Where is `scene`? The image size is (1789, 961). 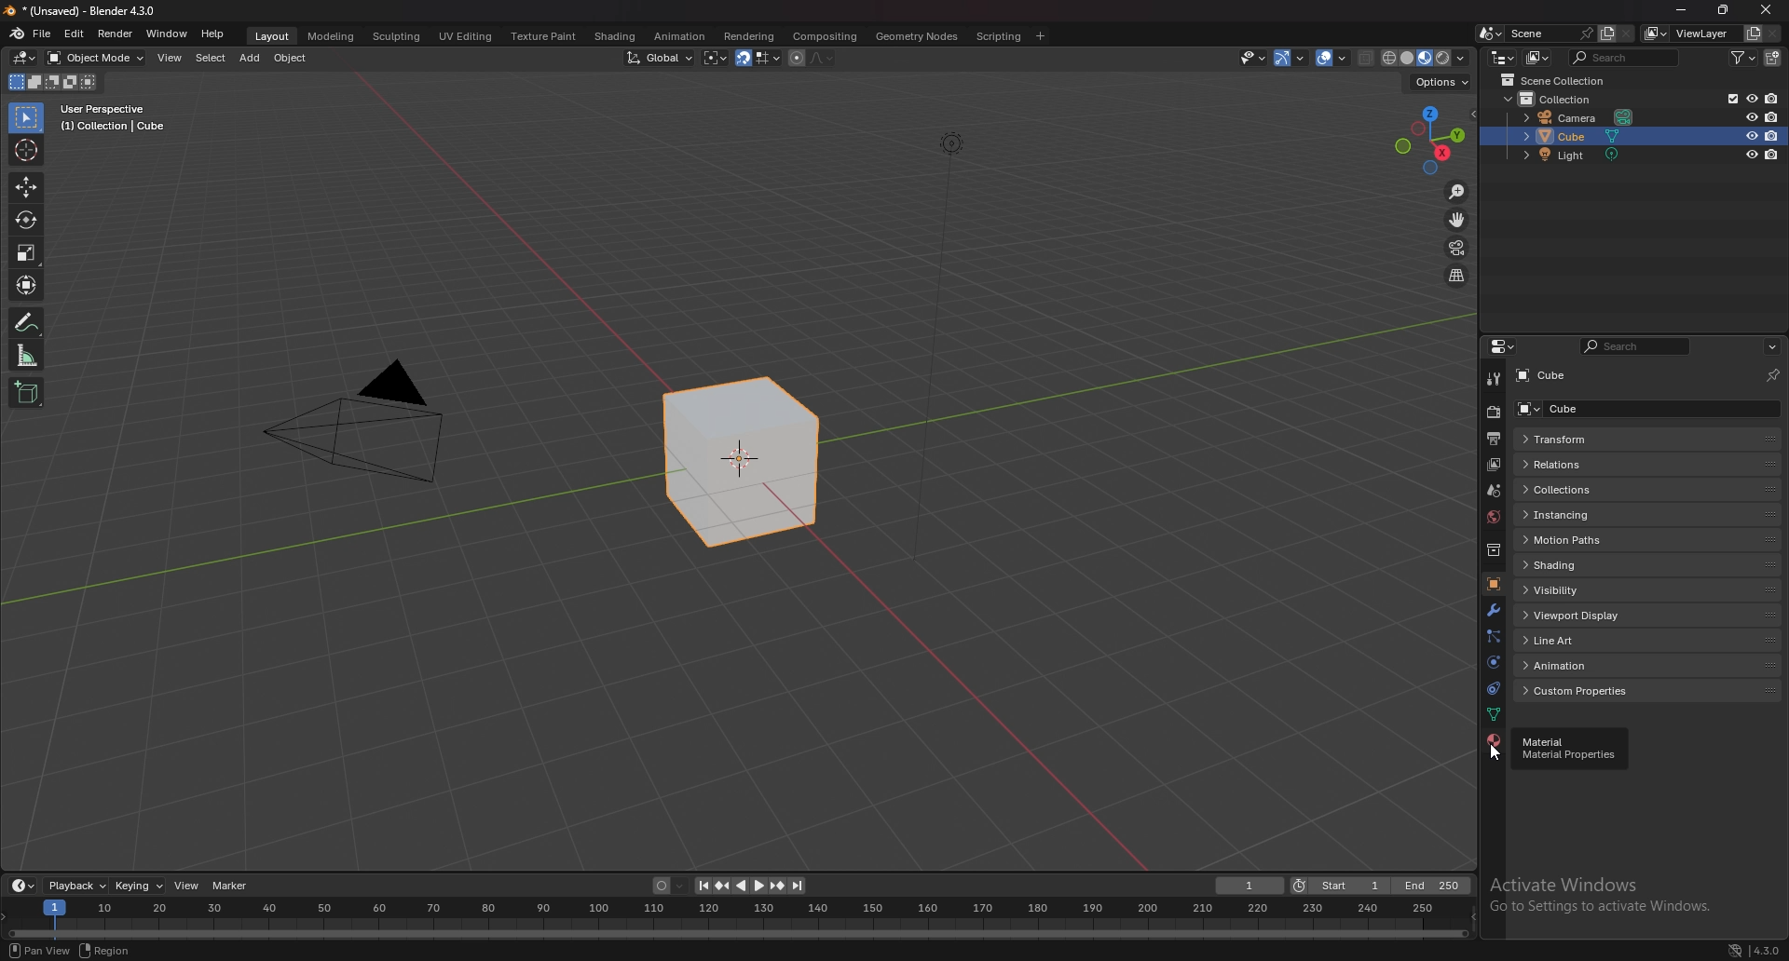
scene is located at coordinates (1548, 33).